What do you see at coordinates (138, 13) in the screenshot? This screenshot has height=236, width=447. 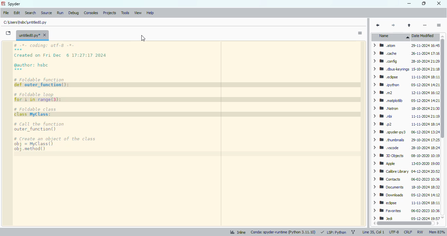 I see `view` at bounding box center [138, 13].